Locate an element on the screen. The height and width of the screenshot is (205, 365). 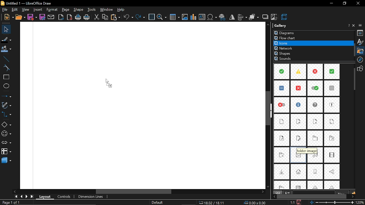
Cursor is located at coordinates (108, 85).